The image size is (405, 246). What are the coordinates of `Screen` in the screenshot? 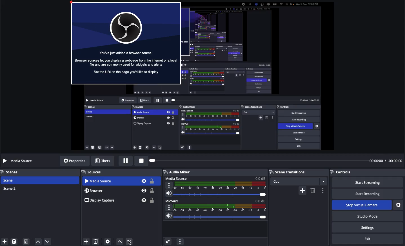 It's located at (203, 75).